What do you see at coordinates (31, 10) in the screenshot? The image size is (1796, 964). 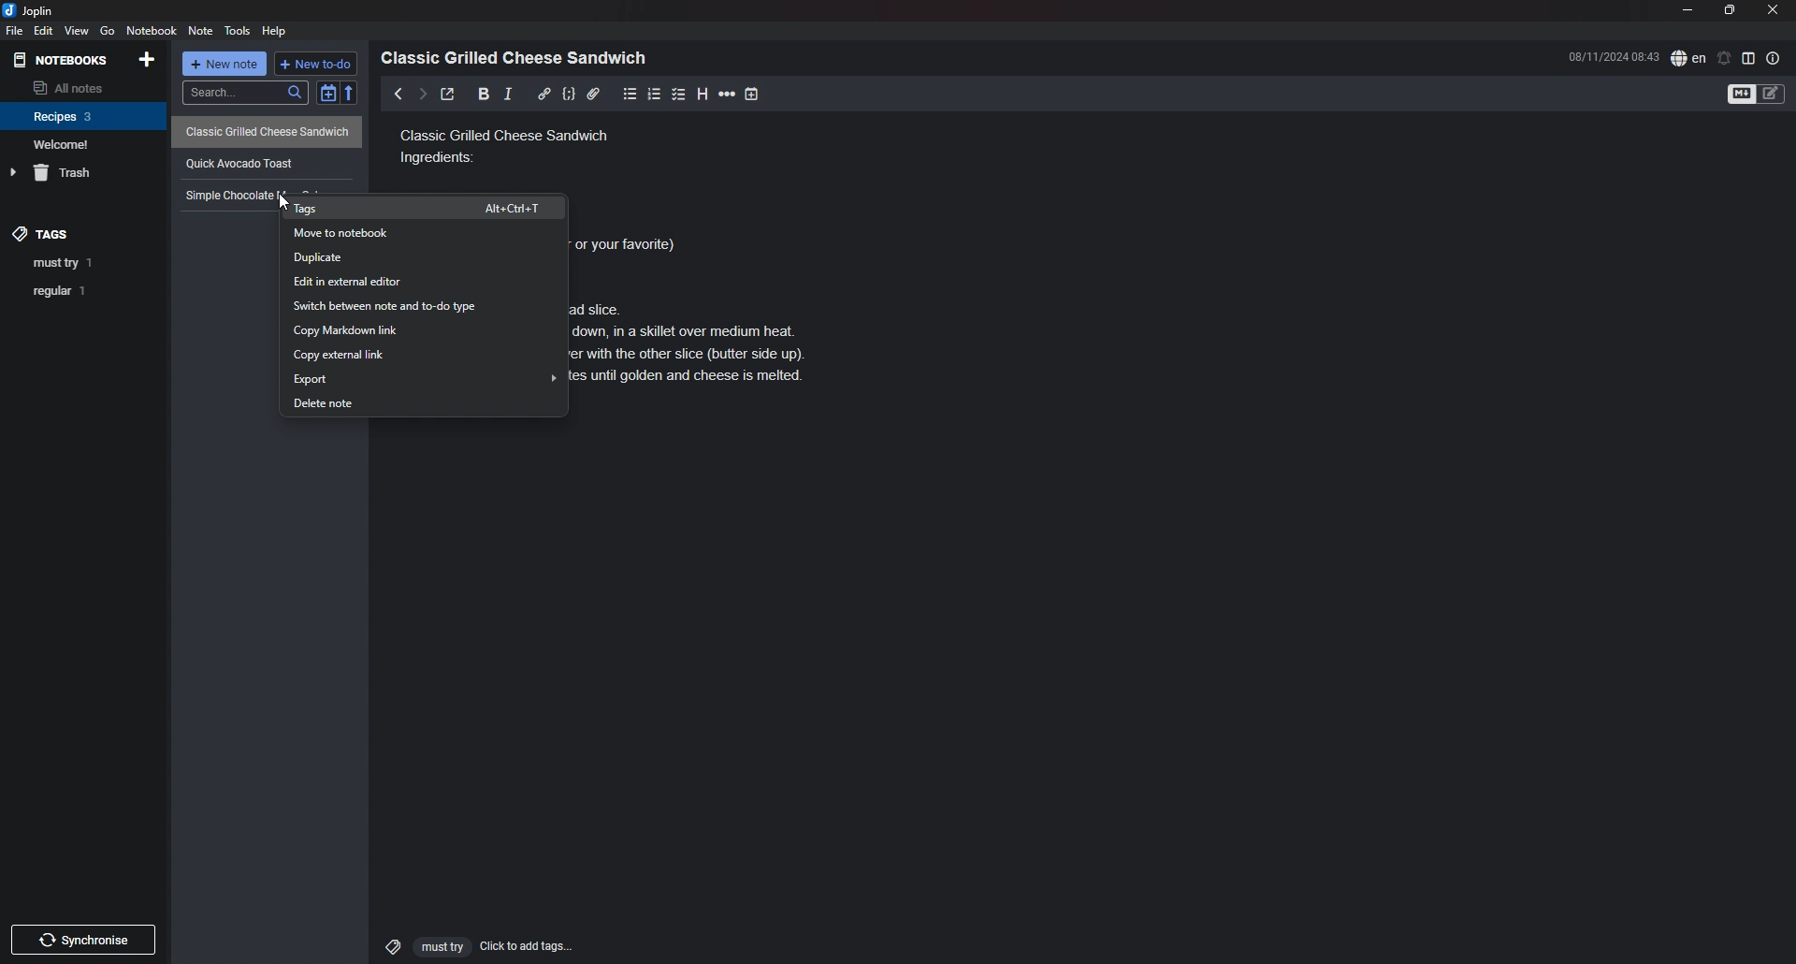 I see `joplin` at bounding box center [31, 10].